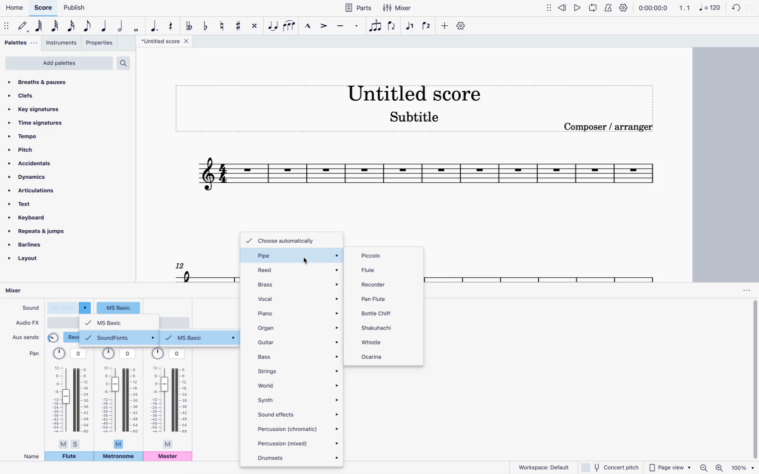 The image size is (759, 474). What do you see at coordinates (32, 217) in the screenshot?
I see `keyboard` at bounding box center [32, 217].